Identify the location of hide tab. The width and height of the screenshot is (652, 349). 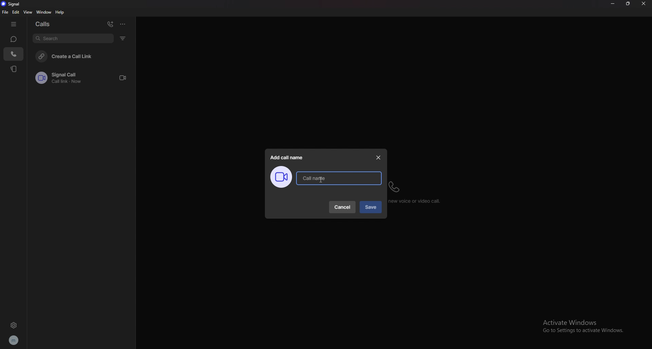
(14, 24).